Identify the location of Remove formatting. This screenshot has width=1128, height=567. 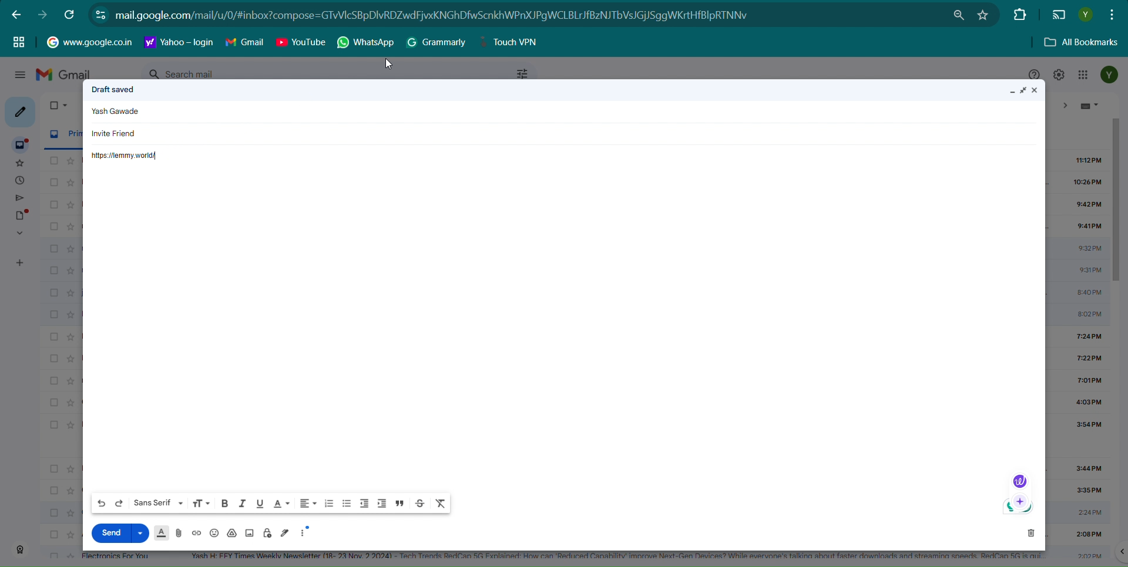
(441, 503).